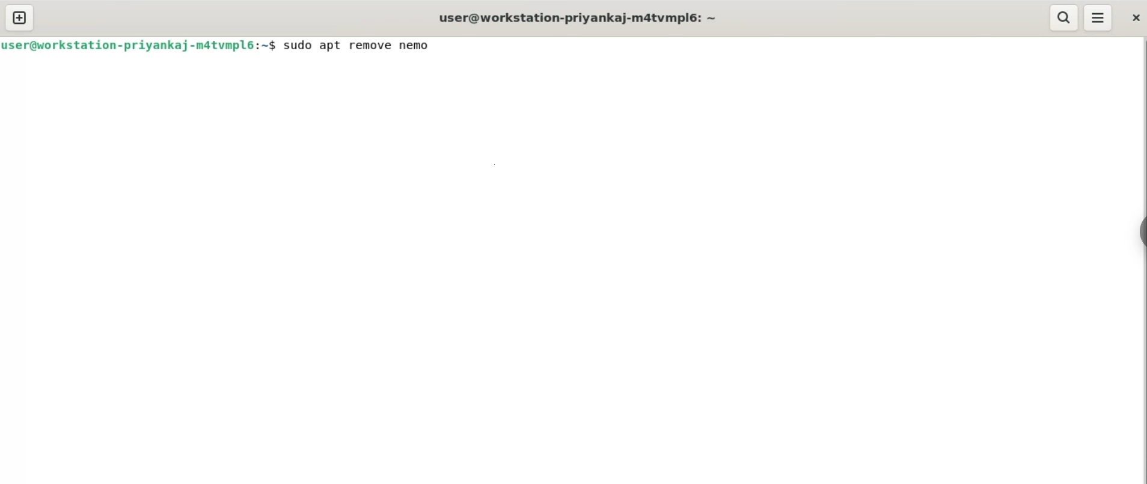 This screenshot has width=1147, height=484. What do you see at coordinates (17, 17) in the screenshot?
I see `new tab` at bounding box center [17, 17].